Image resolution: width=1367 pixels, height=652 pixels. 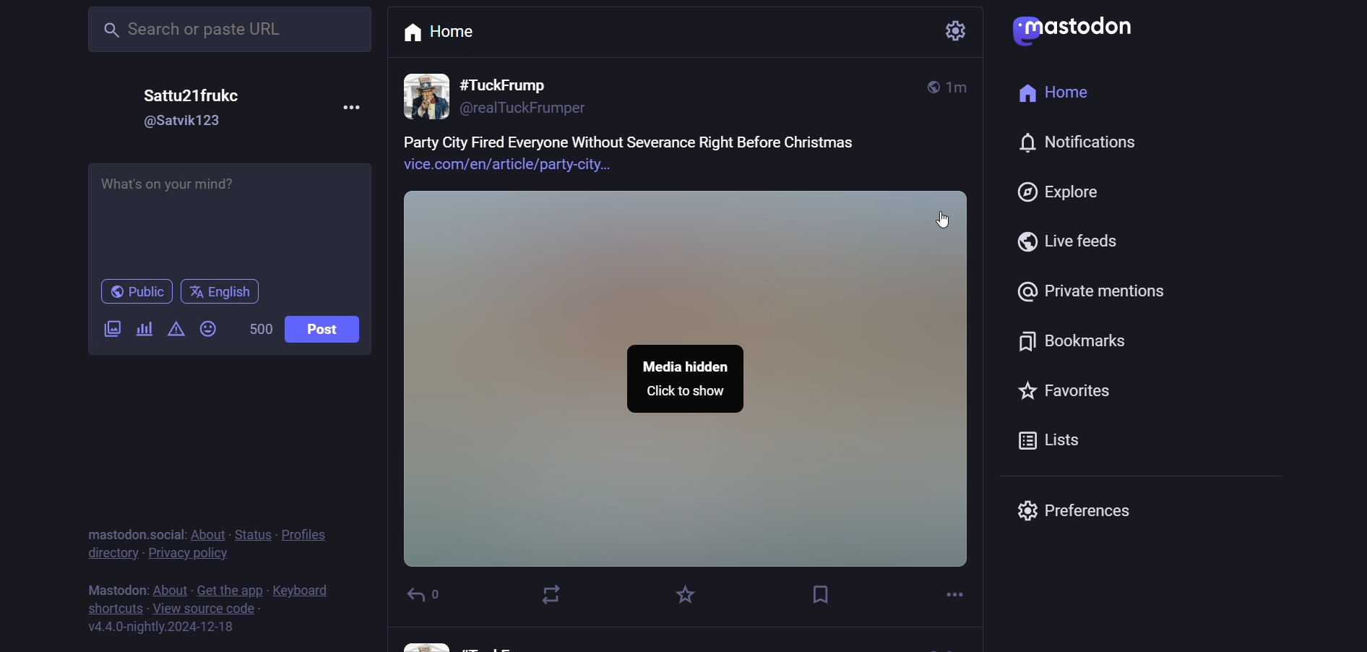 I want to click on View source code, so click(x=204, y=609).